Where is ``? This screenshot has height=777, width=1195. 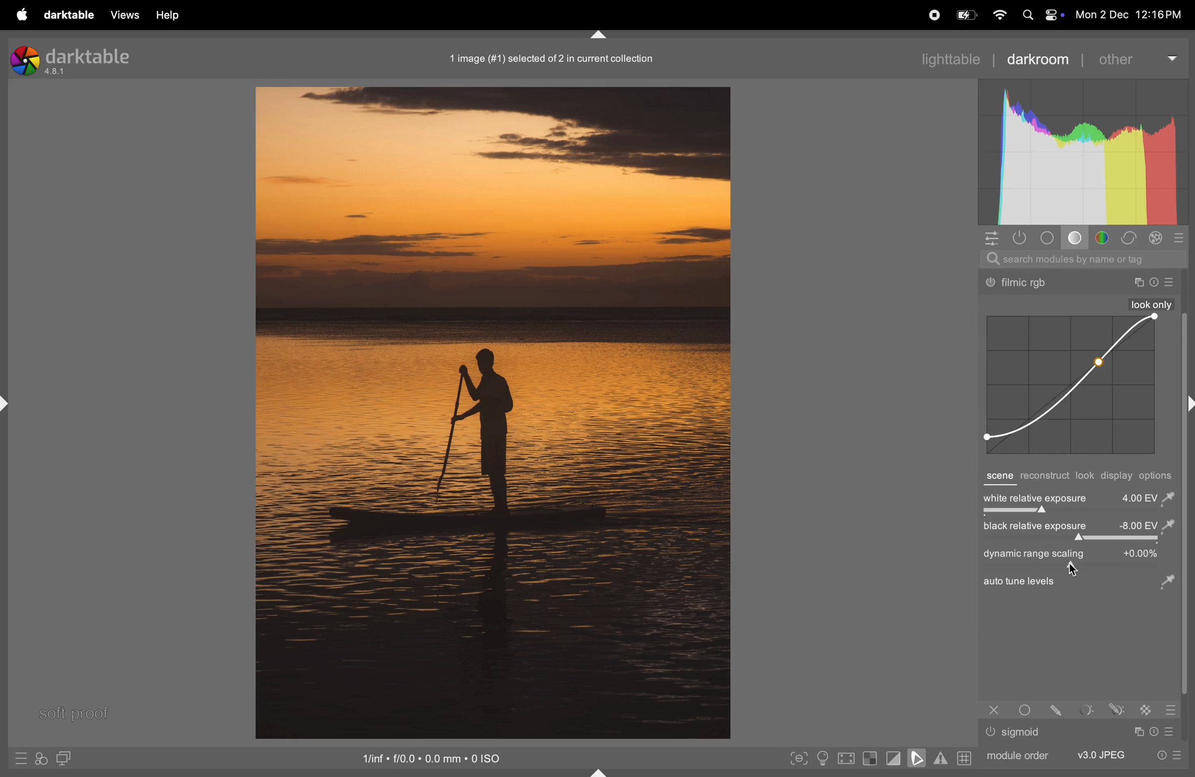
 is located at coordinates (1028, 709).